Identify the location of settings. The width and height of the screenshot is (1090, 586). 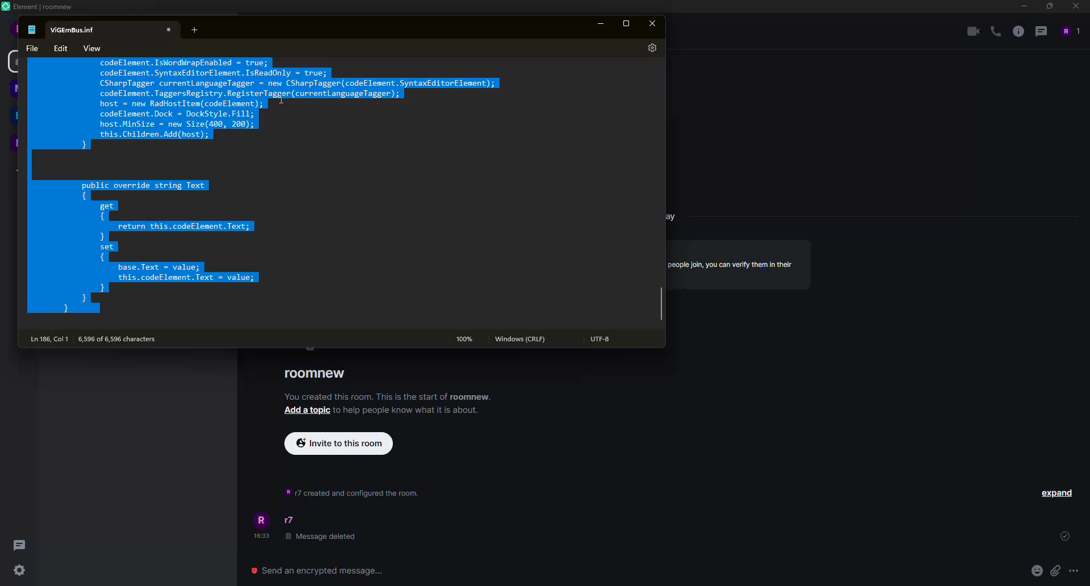
(651, 48).